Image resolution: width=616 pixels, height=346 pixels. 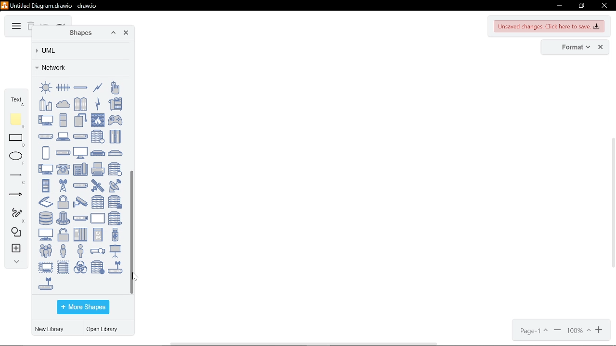 I want to click on horizontal scroll bar, so click(x=305, y=343).